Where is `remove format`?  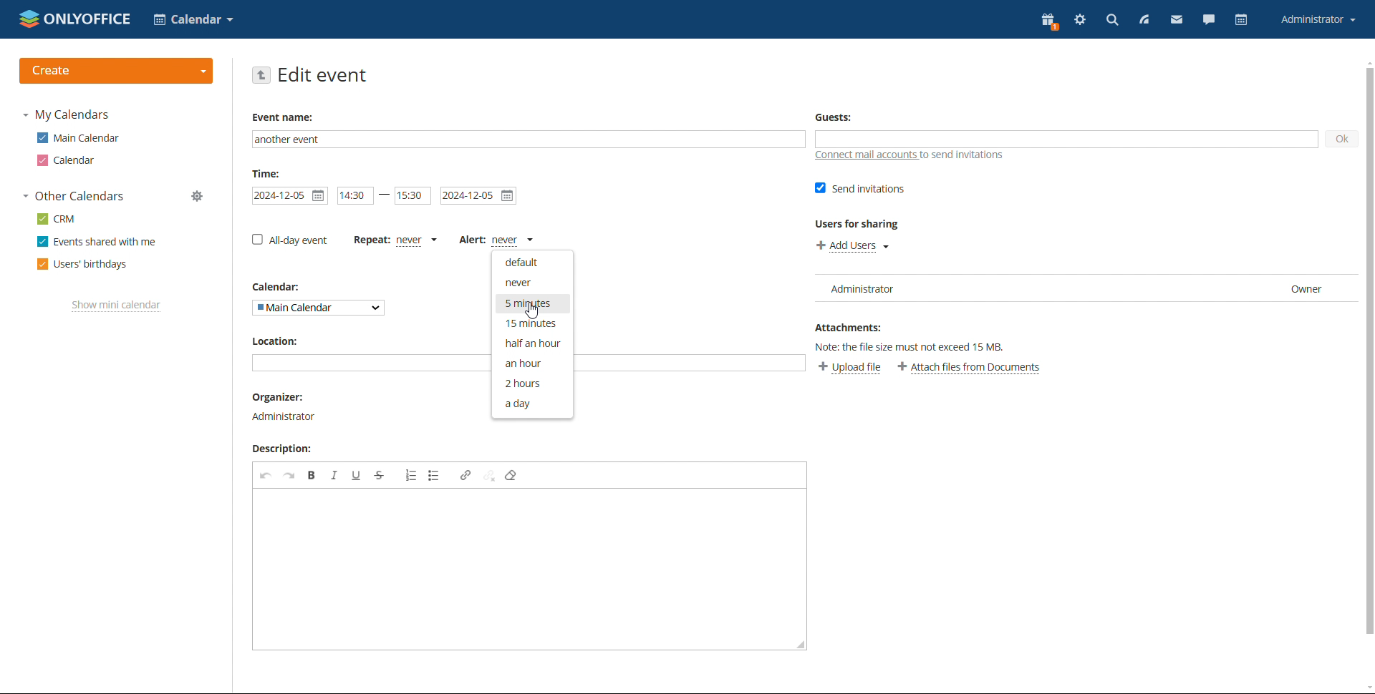
remove format is located at coordinates (511, 476).